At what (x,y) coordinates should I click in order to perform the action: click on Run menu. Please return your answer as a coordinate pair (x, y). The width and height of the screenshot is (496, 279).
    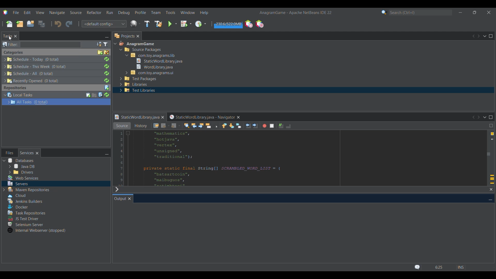
    Looking at the image, I should click on (110, 12).